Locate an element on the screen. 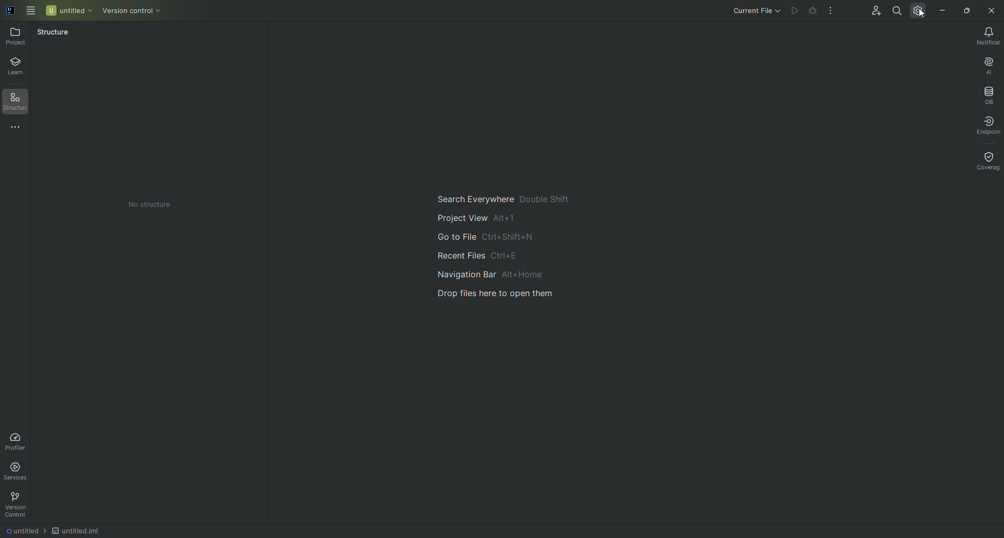 This screenshot has width=1004, height=538. Current file is located at coordinates (754, 10).